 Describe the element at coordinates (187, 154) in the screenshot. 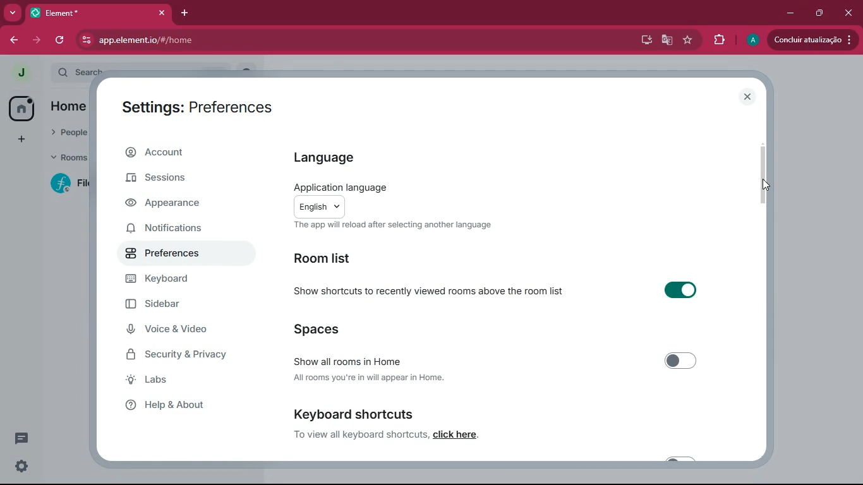

I see `account` at that location.